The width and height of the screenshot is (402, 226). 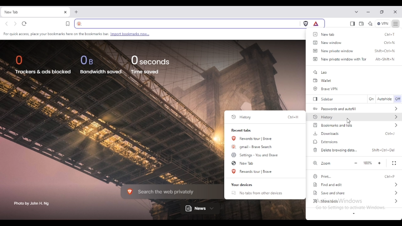 What do you see at coordinates (168, 191) in the screenshot?
I see `search the web privately` at bounding box center [168, 191].